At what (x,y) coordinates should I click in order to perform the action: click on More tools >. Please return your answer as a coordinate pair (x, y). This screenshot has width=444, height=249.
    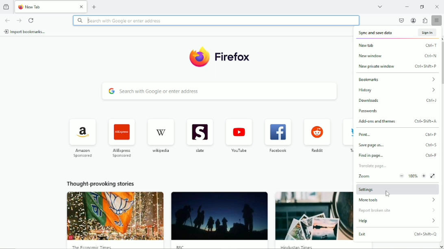
    Looking at the image, I should click on (398, 200).